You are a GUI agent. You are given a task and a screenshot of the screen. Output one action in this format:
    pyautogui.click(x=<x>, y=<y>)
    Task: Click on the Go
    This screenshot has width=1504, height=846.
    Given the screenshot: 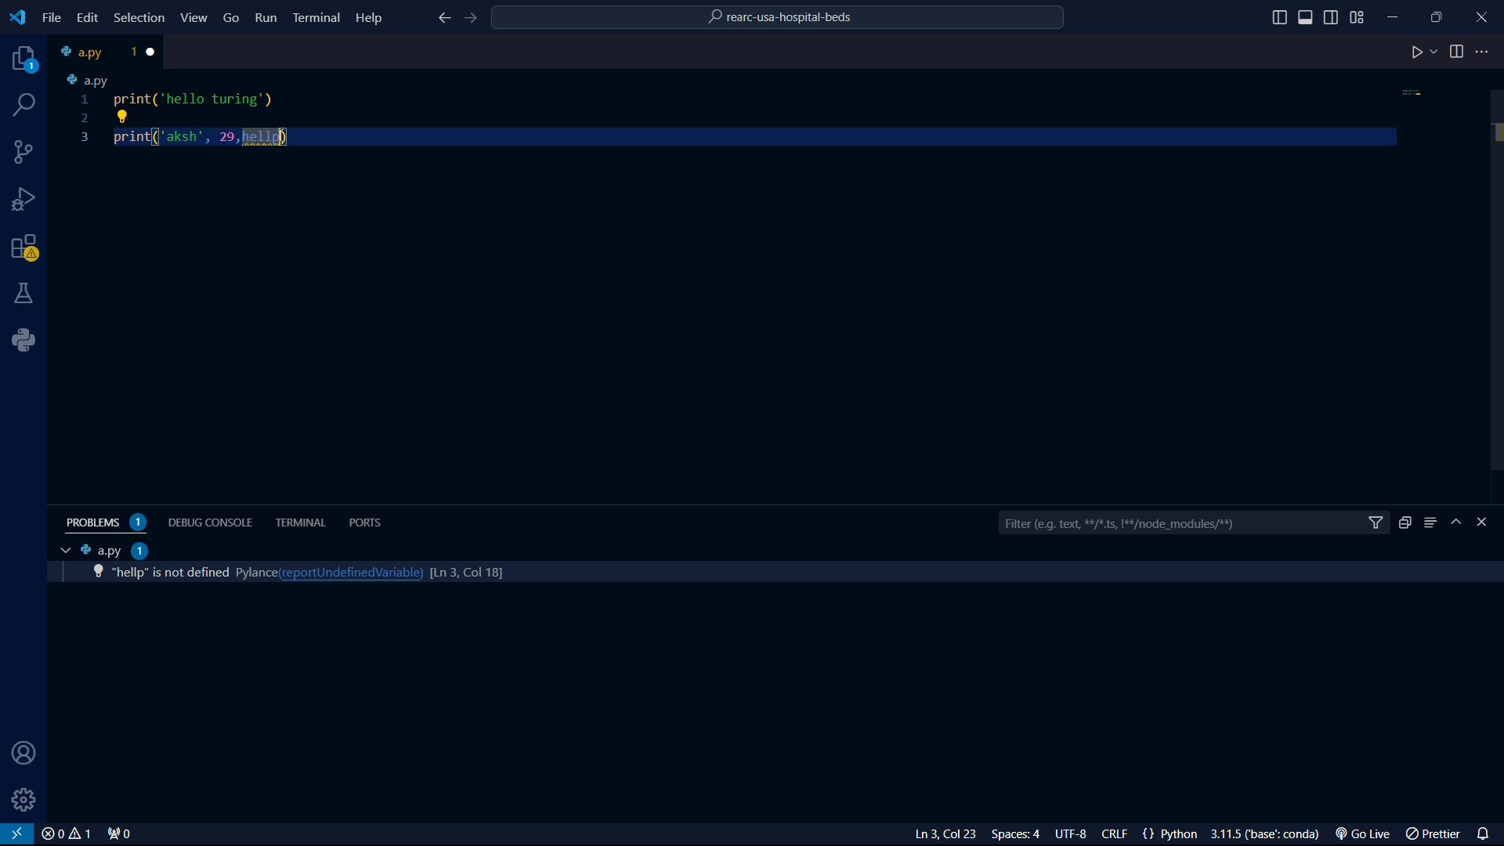 What is the action you would take?
    pyautogui.click(x=232, y=16)
    